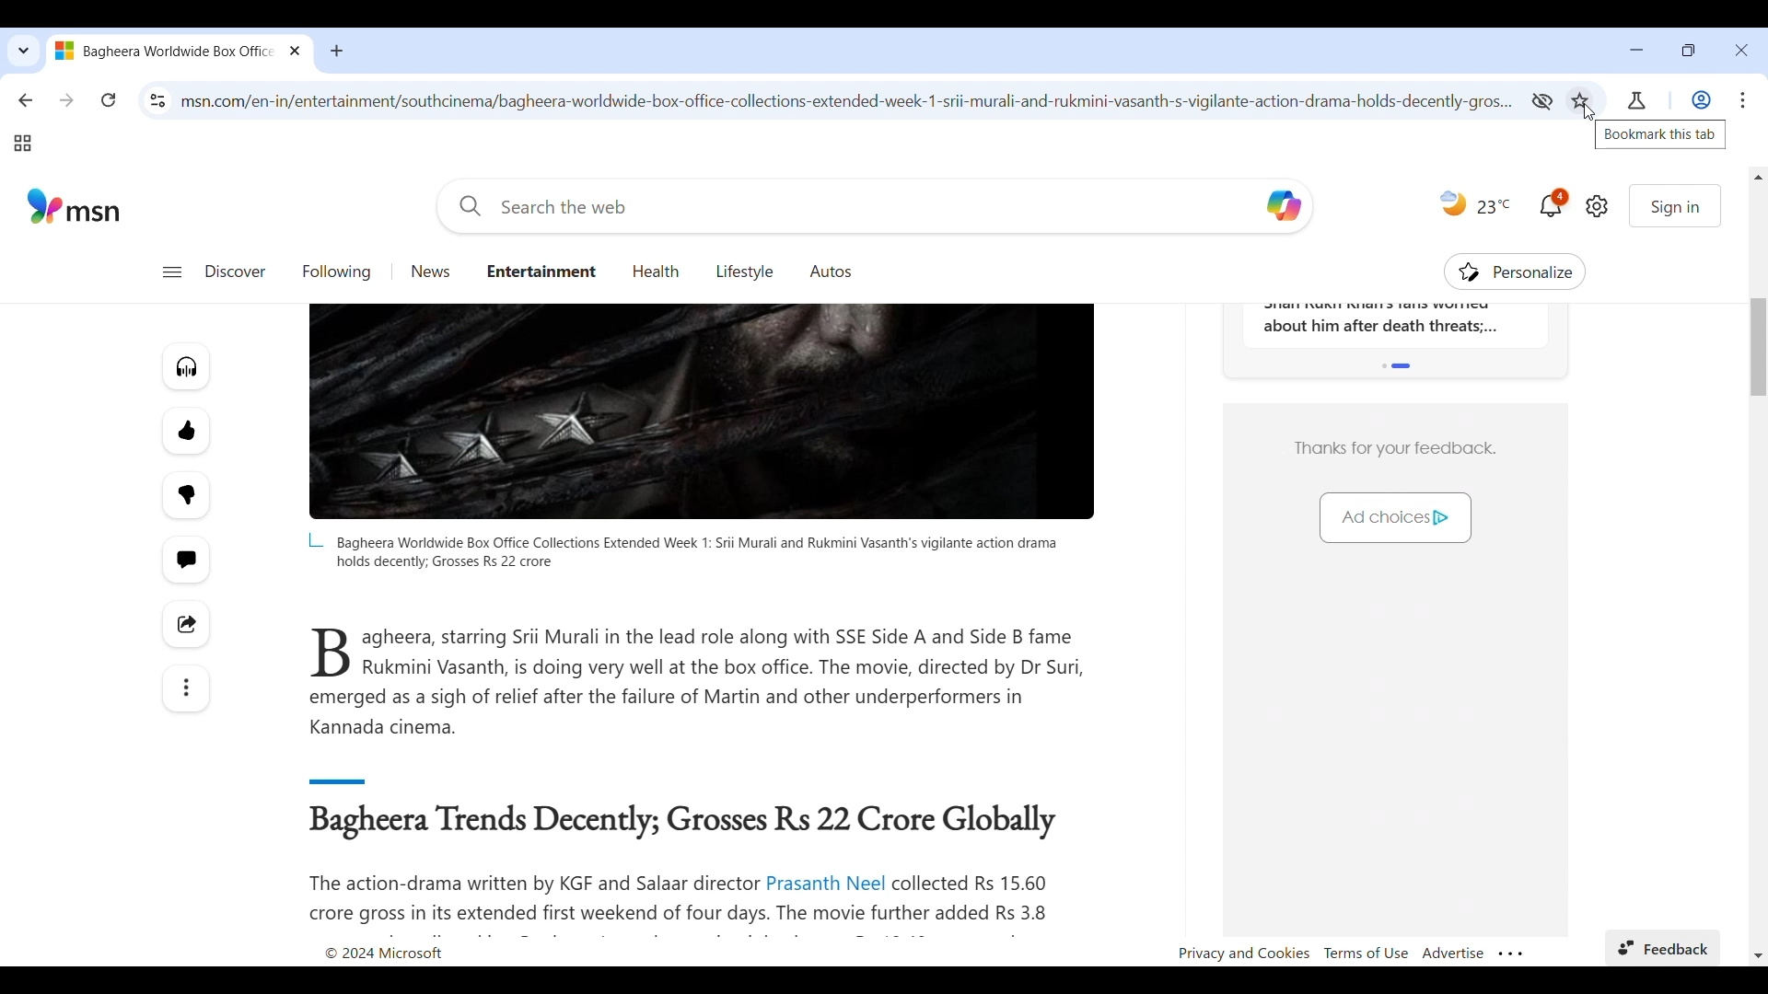 This screenshot has width=1768, height=994. I want to click on Ad space, so click(1394, 491).